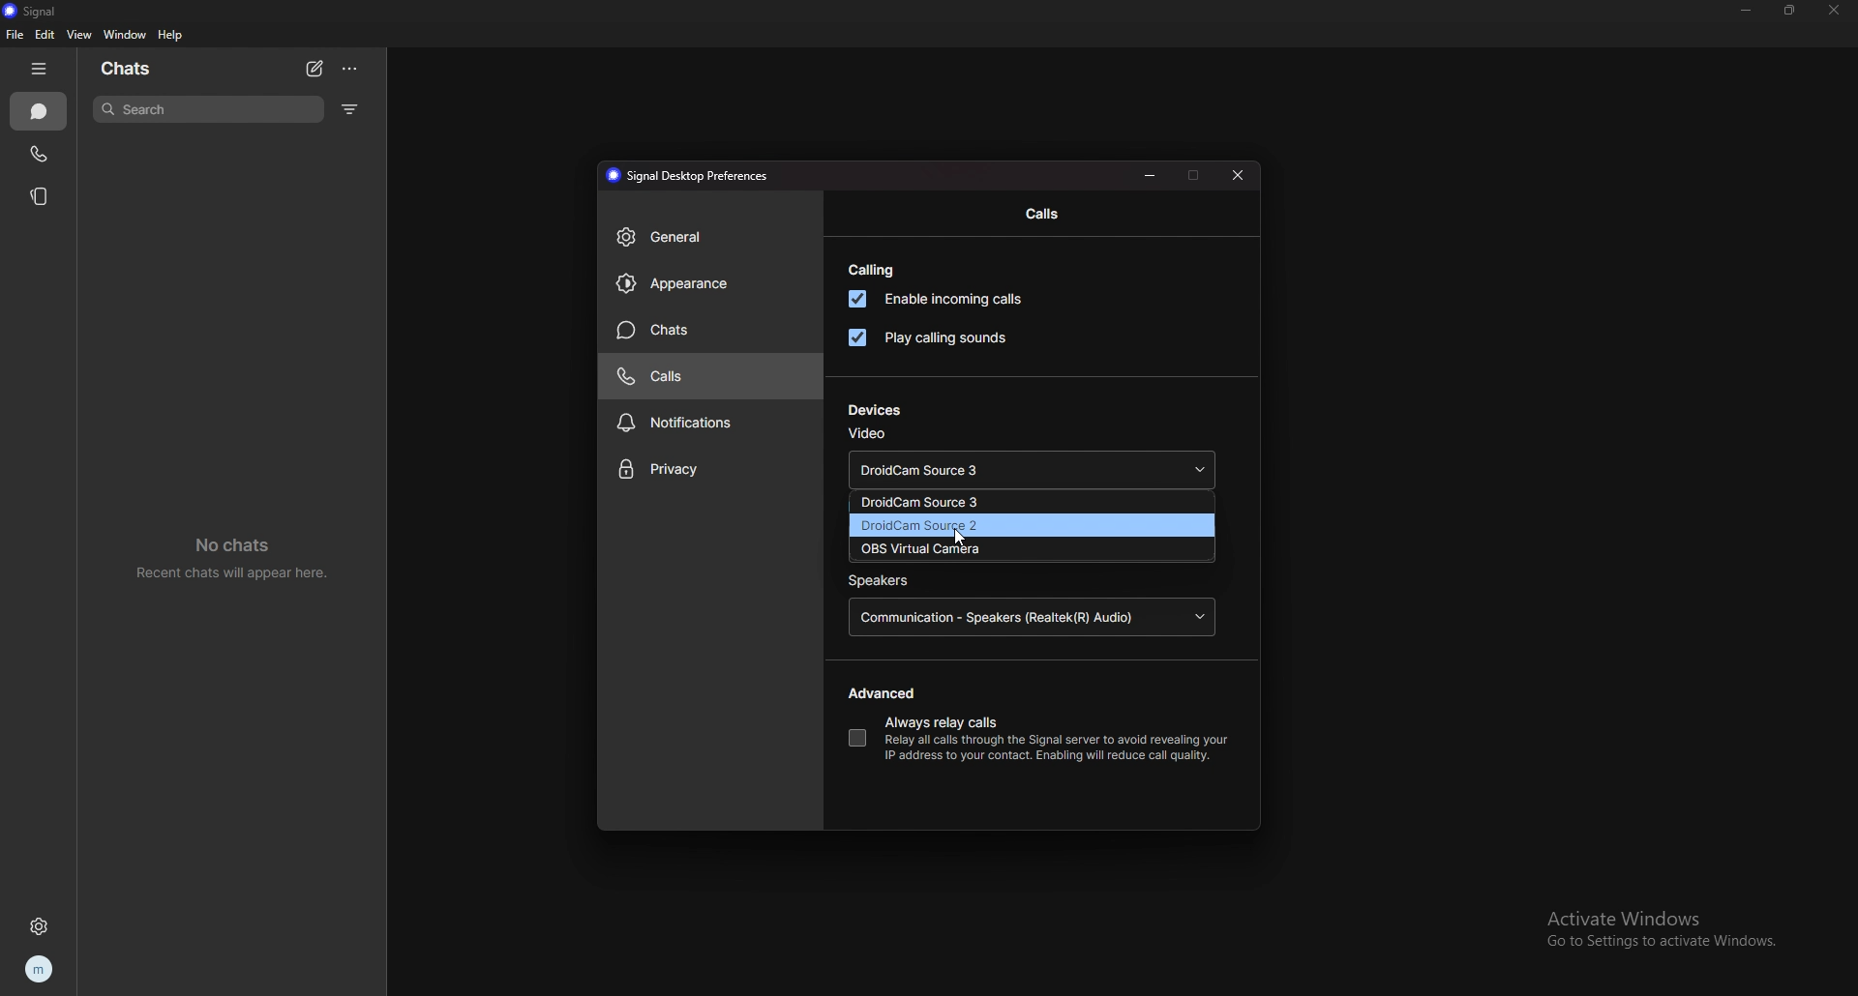 Image resolution: width=1858 pixels, height=996 pixels. I want to click on source, so click(1032, 548).